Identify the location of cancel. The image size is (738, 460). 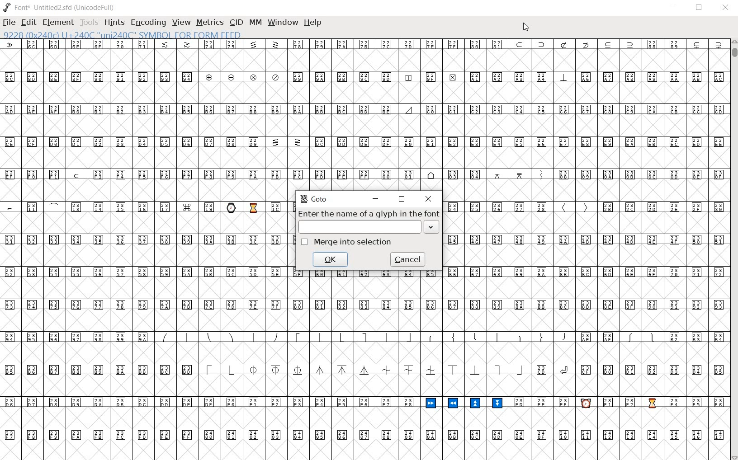
(408, 259).